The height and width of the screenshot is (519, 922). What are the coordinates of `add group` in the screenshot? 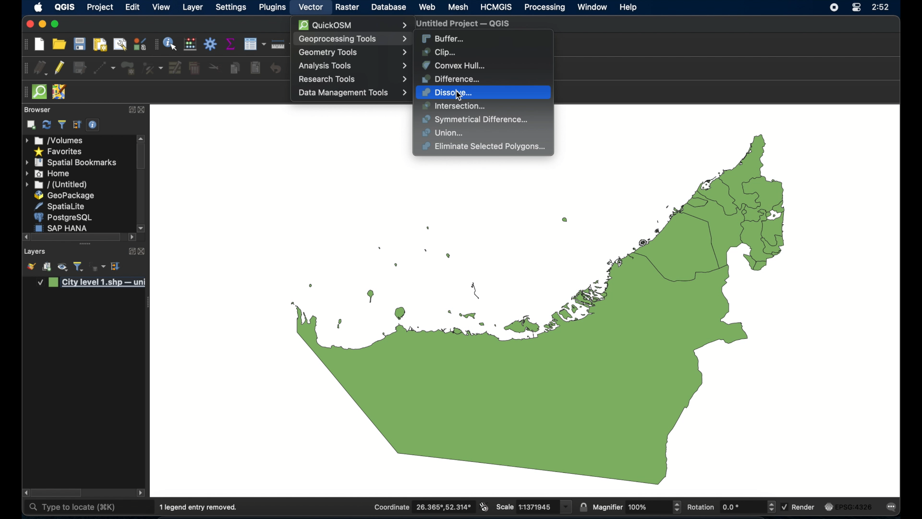 It's located at (47, 267).